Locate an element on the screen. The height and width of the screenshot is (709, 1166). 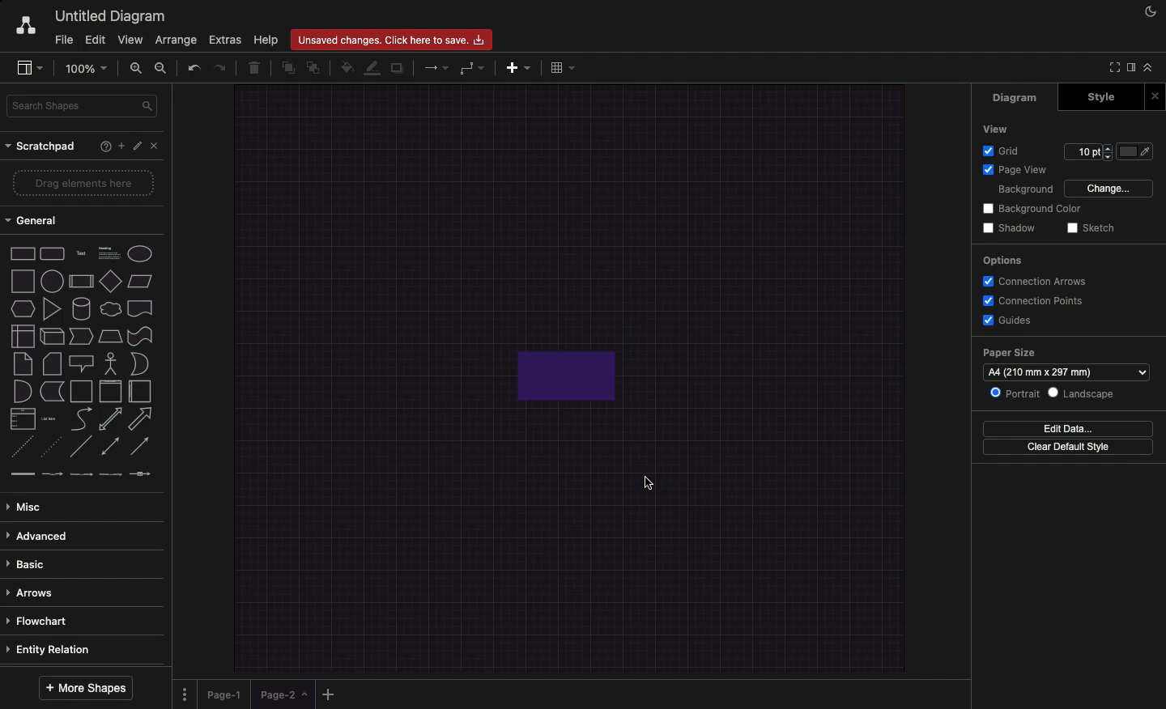
Diagram is located at coordinates (1012, 99).